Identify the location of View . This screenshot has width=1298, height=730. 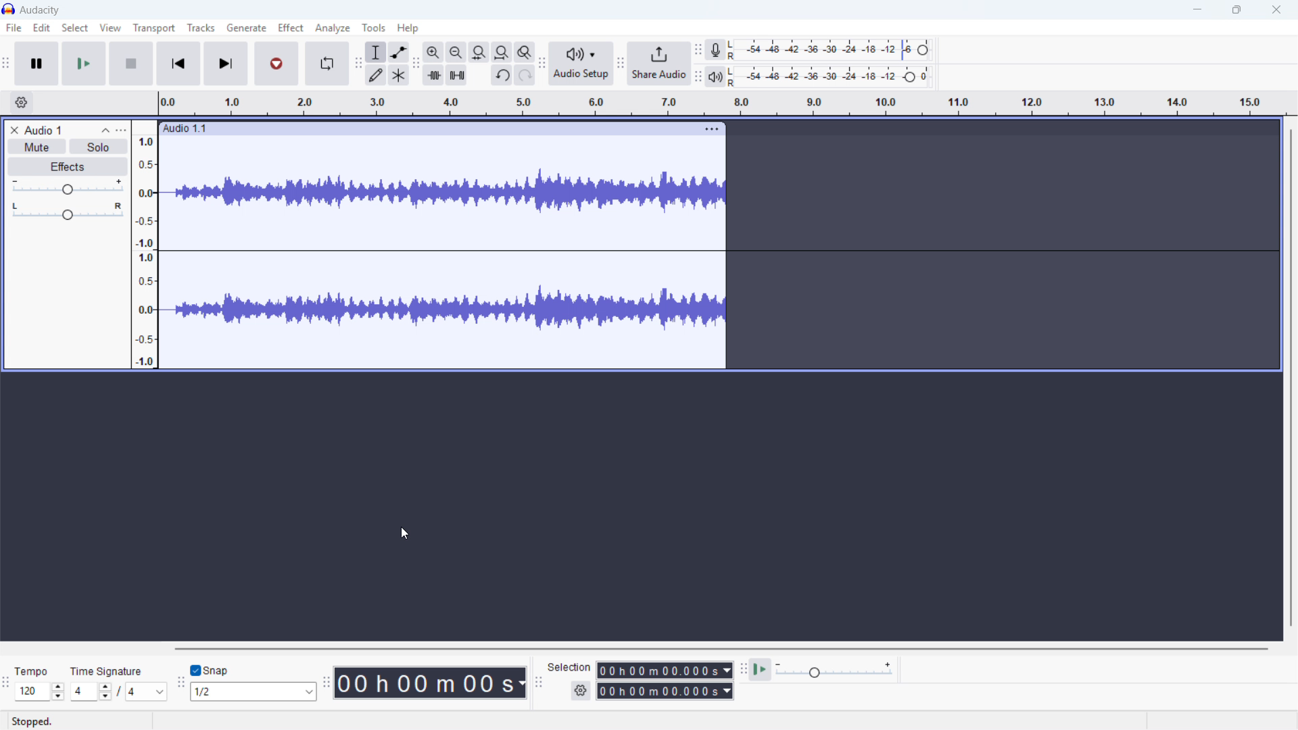
(110, 28).